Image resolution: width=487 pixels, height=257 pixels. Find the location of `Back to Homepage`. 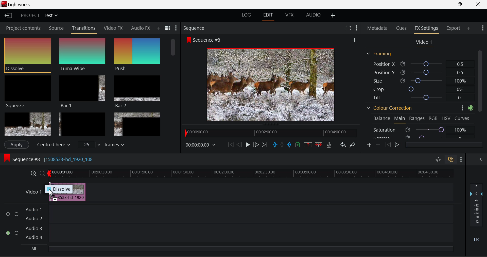

Back to Homepage is located at coordinates (8, 16).